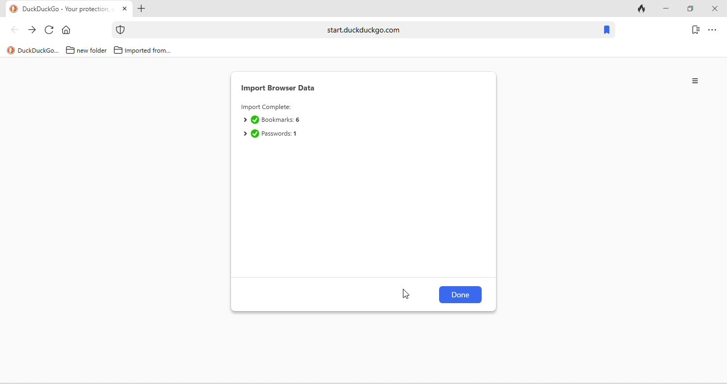 The width and height of the screenshot is (727, 384). What do you see at coordinates (39, 50) in the screenshot?
I see `DuckDuckGo...` at bounding box center [39, 50].